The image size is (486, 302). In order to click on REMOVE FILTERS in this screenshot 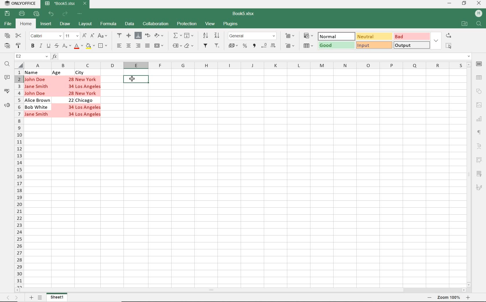, I will do `click(218, 46)`.